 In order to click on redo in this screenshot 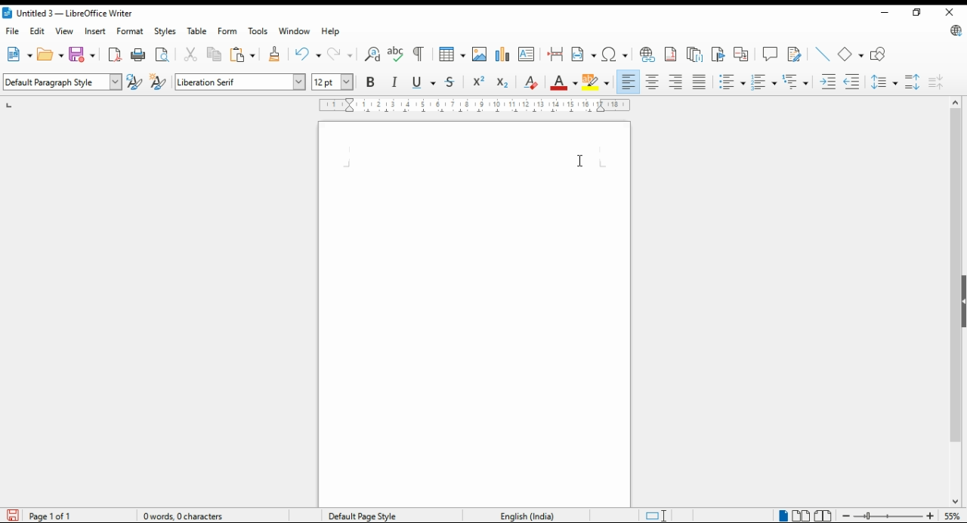, I will do `click(341, 54)`.